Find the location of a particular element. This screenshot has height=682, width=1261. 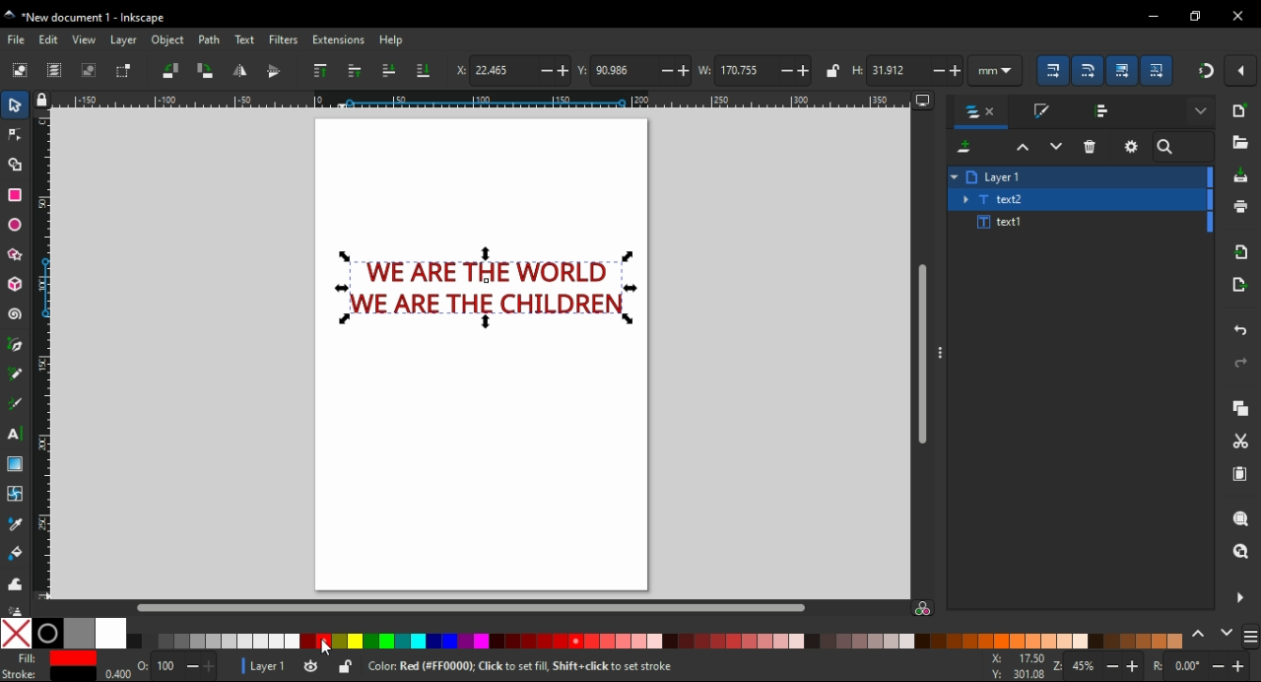

vertical ruler is located at coordinates (49, 358).